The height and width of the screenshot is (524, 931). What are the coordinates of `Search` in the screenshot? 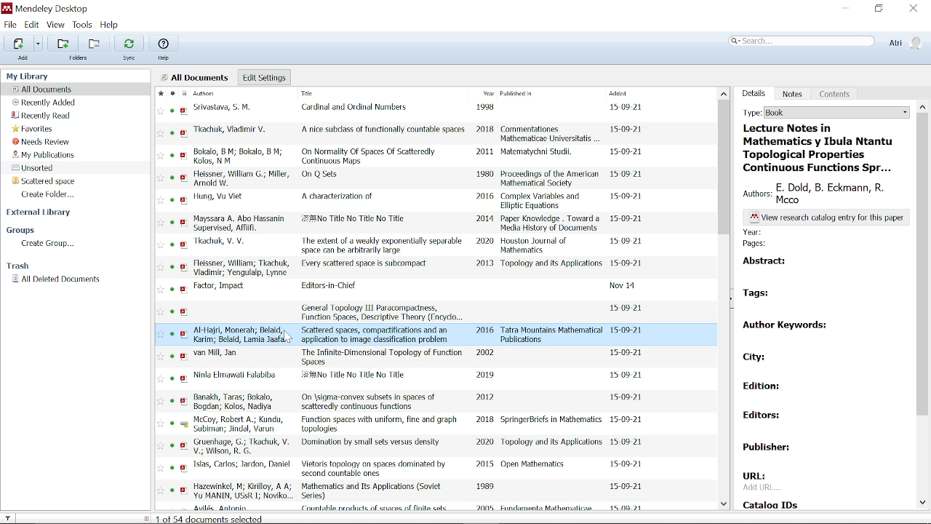 It's located at (802, 41).